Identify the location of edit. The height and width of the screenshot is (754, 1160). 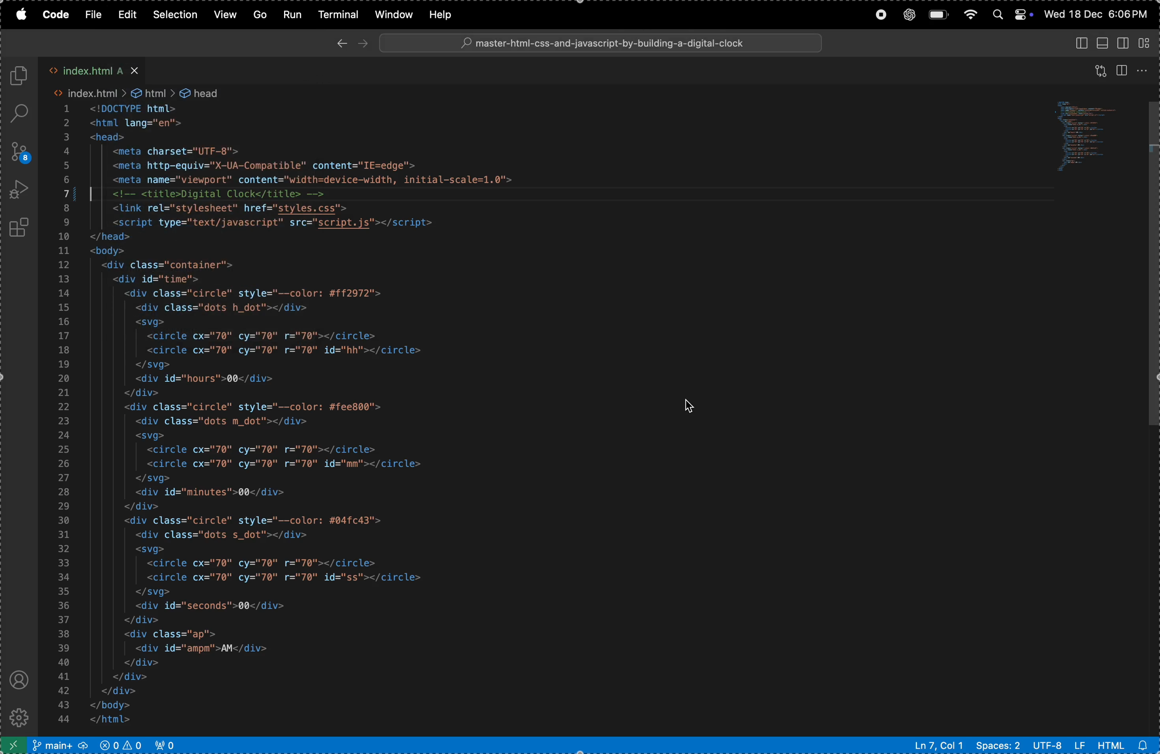
(129, 15).